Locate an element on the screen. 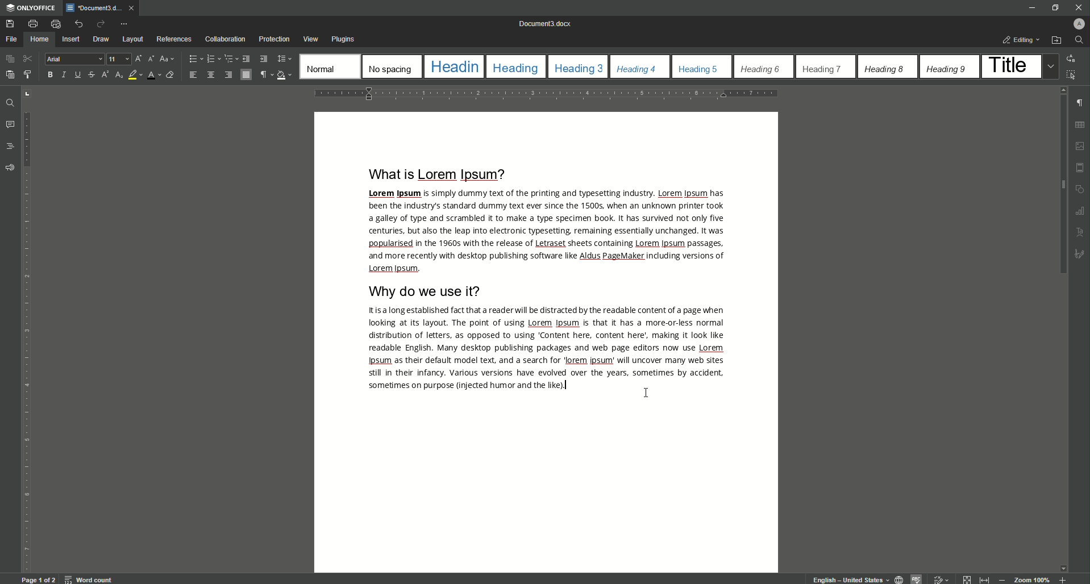 Image resolution: width=1090 pixels, height=584 pixels. vertical scale is located at coordinates (29, 379).